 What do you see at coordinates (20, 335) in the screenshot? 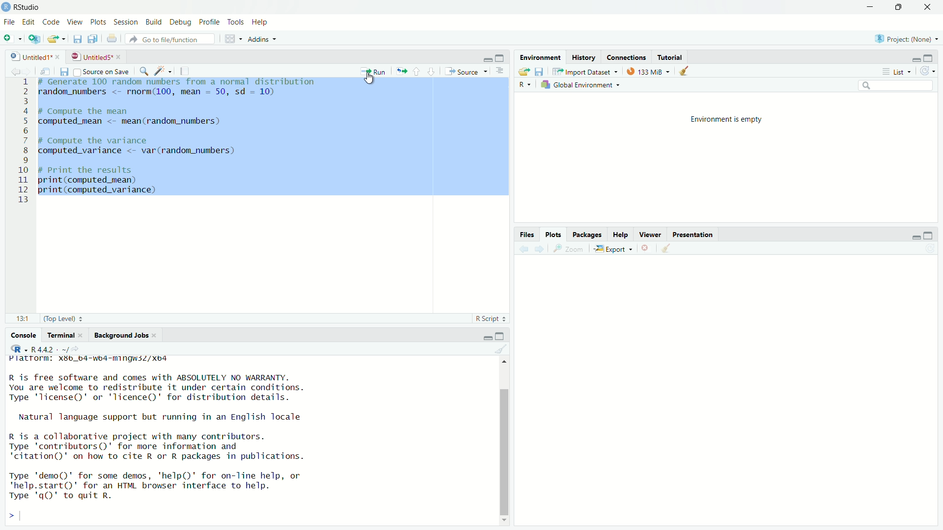
I see `console` at bounding box center [20, 335].